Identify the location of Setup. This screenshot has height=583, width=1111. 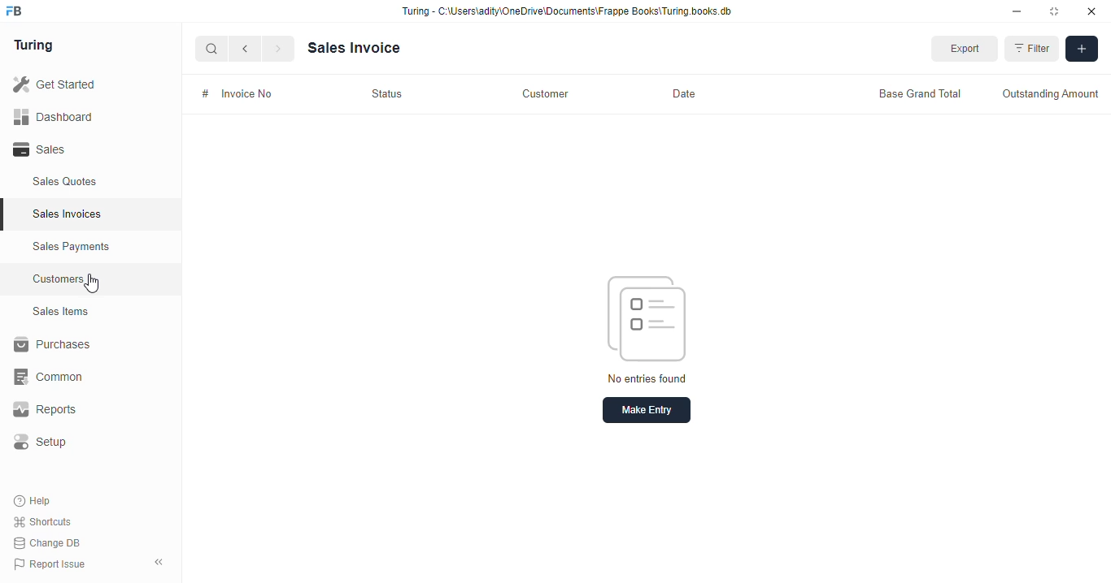
(82, 442).